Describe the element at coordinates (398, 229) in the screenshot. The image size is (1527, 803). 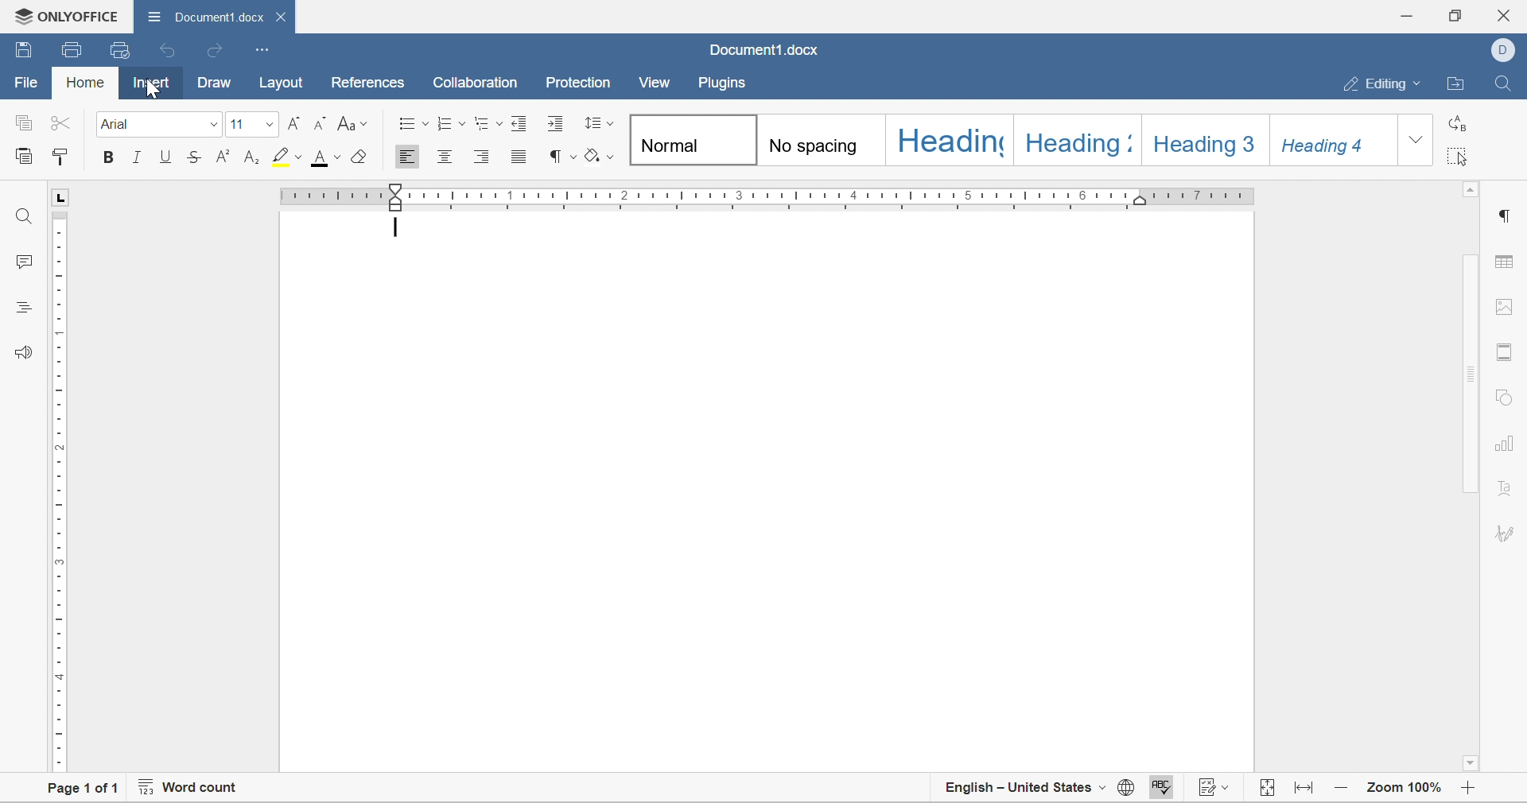
I see `Typing cursor` at that location.